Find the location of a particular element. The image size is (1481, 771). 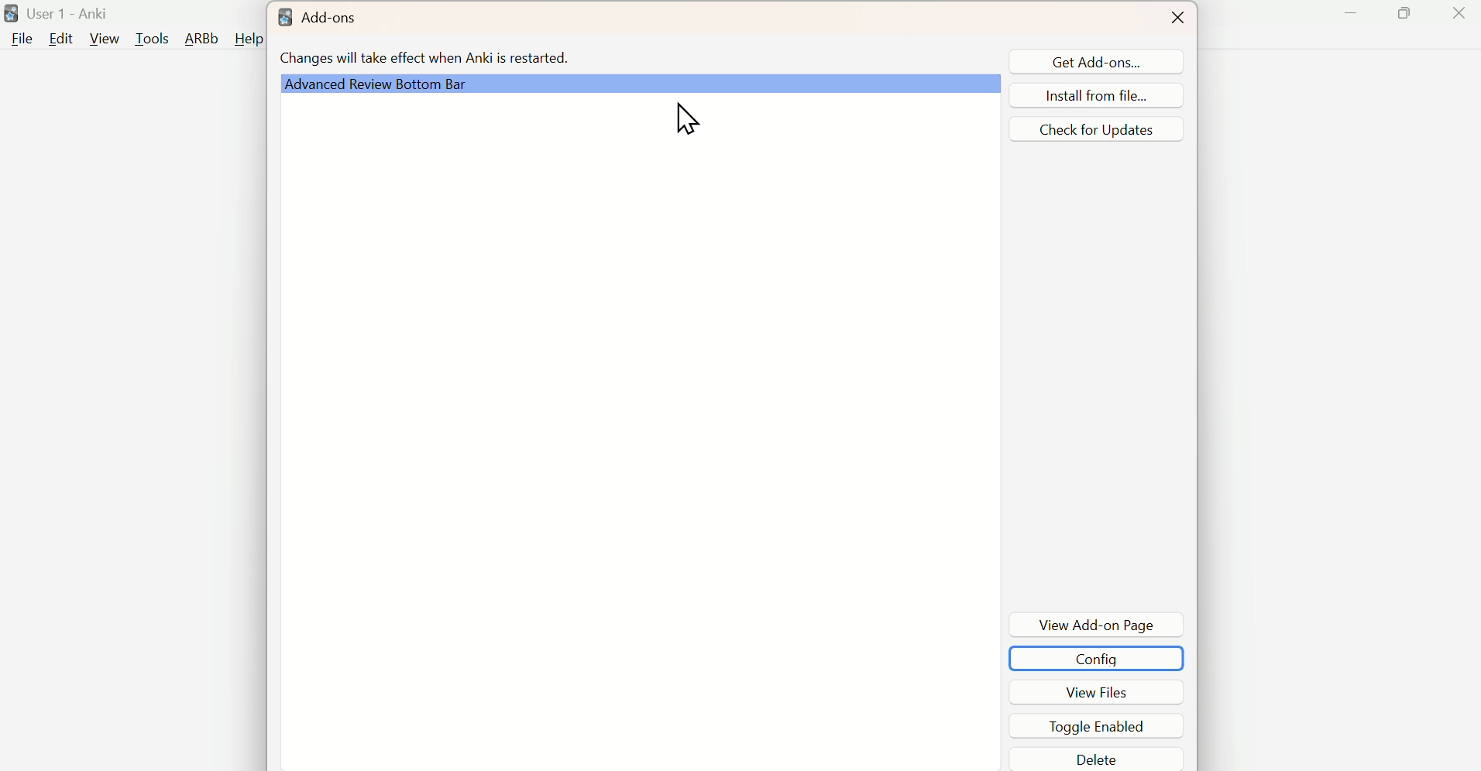

Add-ons is located at coordinates (316, 18).